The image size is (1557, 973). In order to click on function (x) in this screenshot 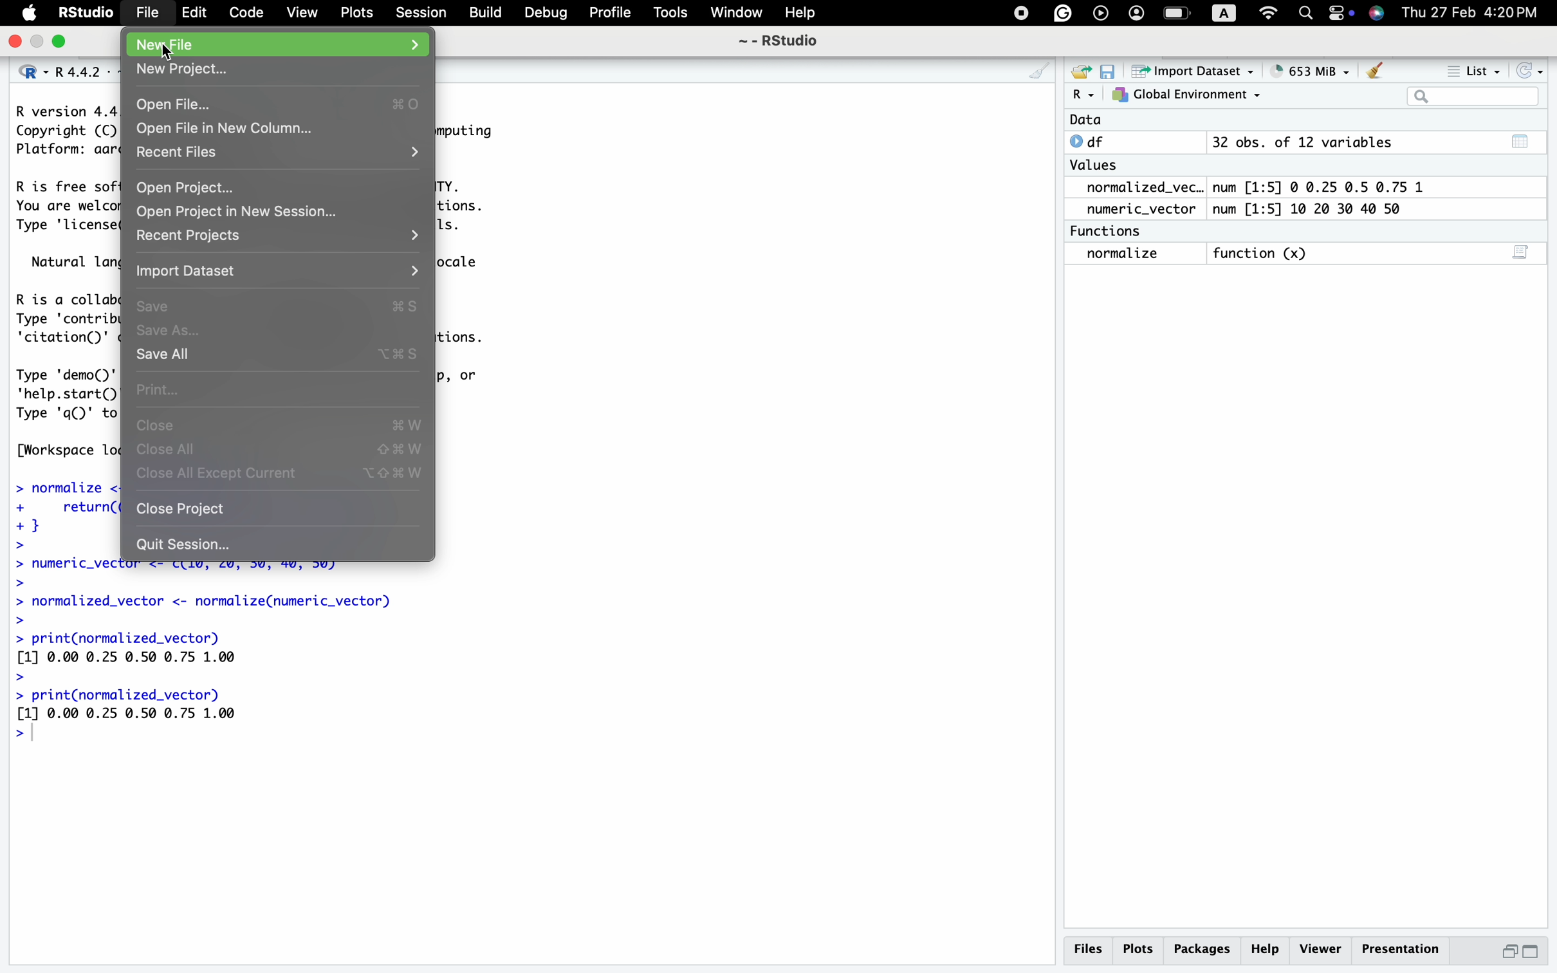, I will do `click(1265, 254)`.